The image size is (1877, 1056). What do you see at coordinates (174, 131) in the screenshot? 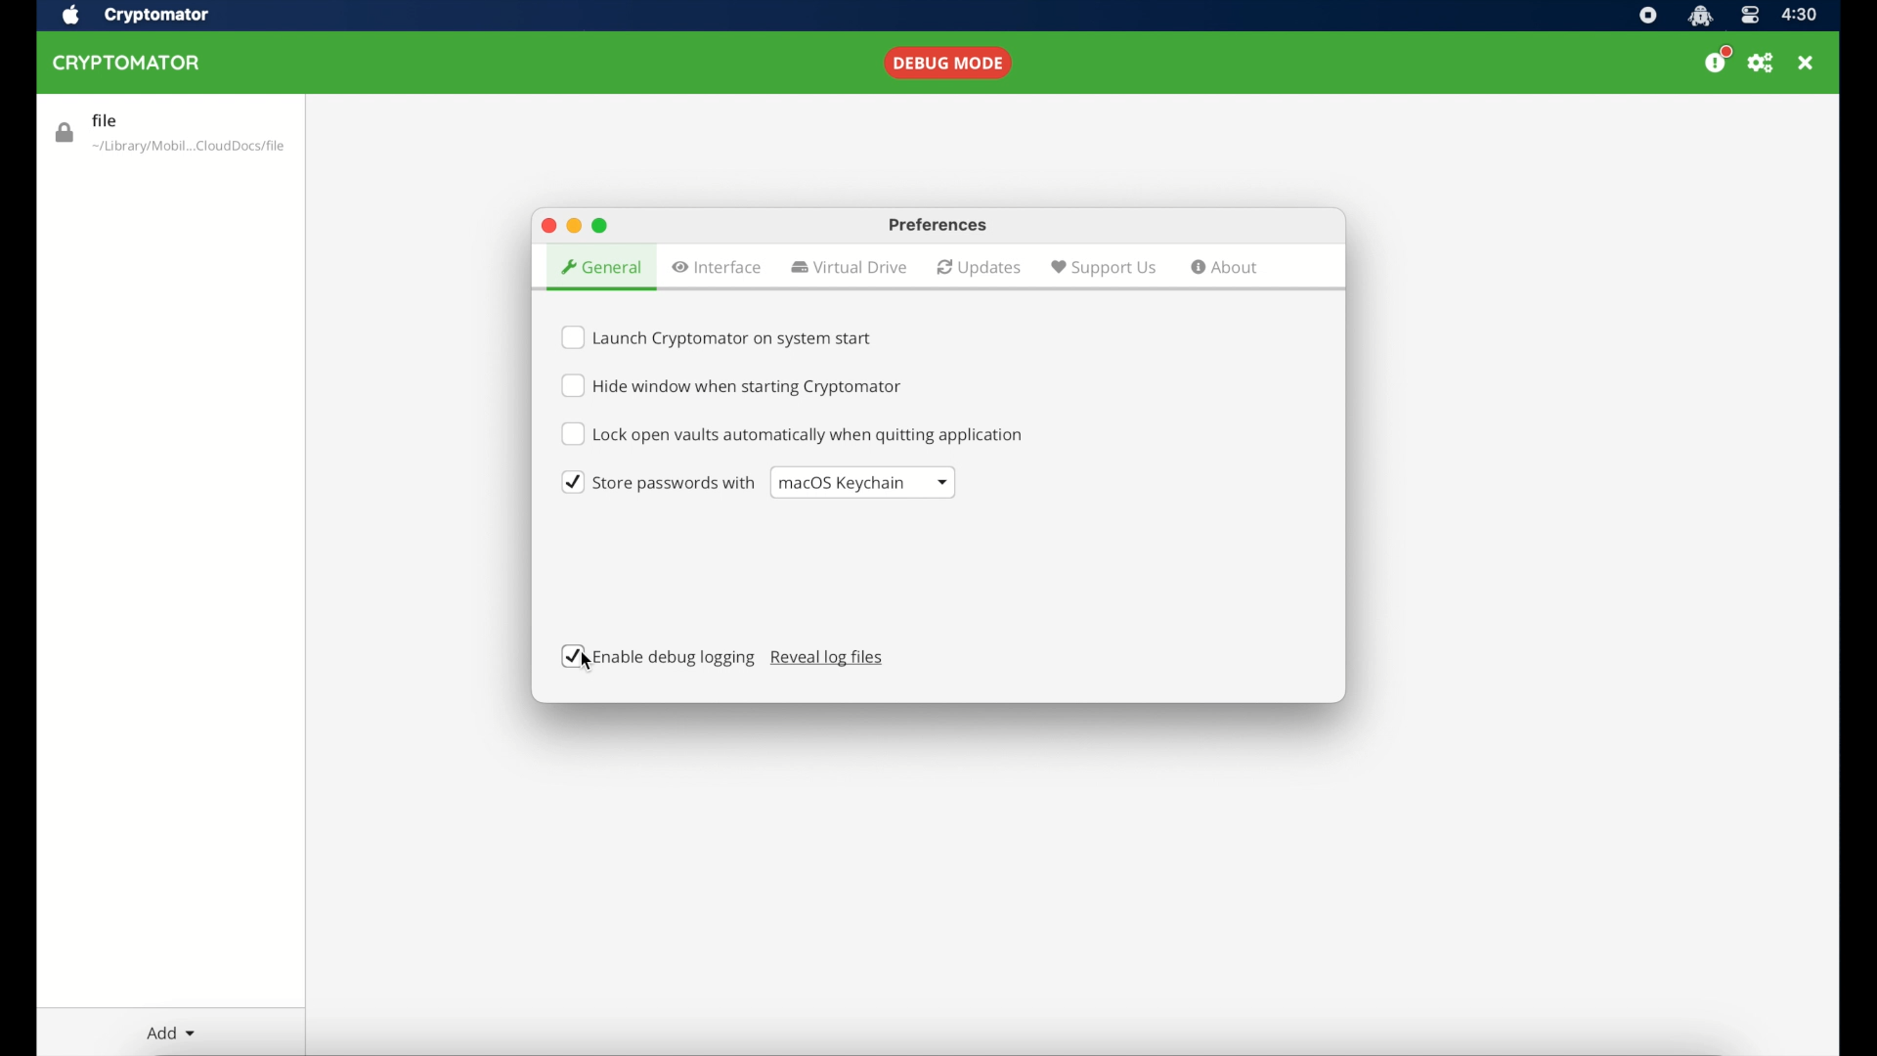
I see `file` at bounding box center [174, 131].